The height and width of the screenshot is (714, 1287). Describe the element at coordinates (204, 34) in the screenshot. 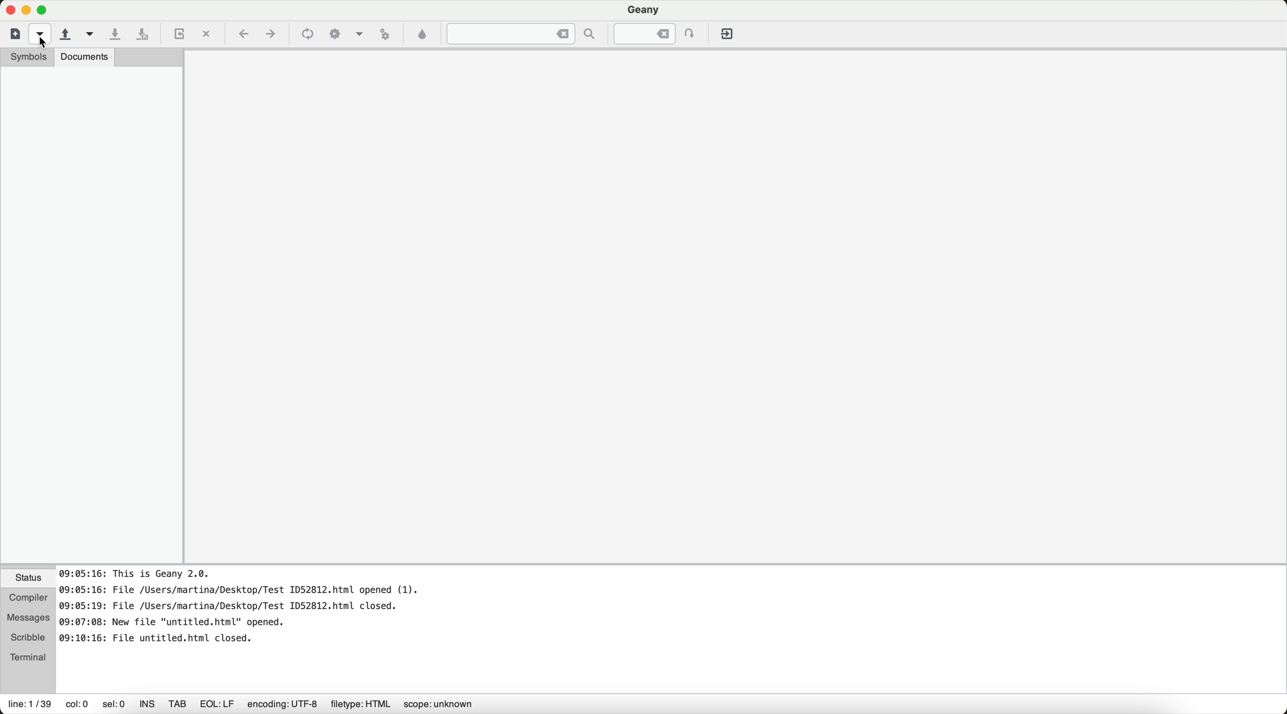

I see `close the current file` at that location.